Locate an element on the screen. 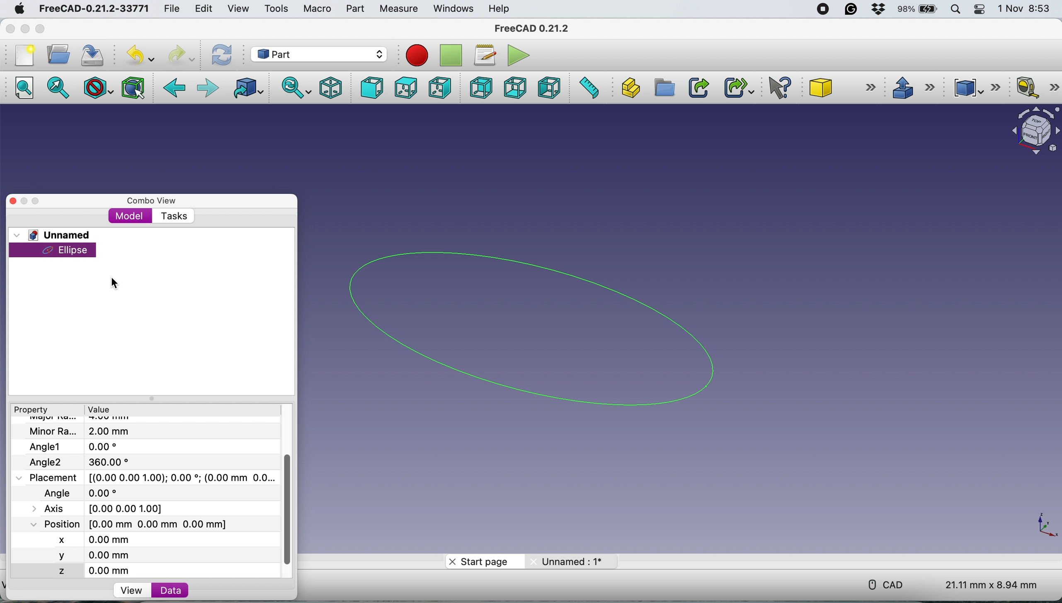 This screenshot has width=1062, height=603. left is located at coordinates (548, 88).